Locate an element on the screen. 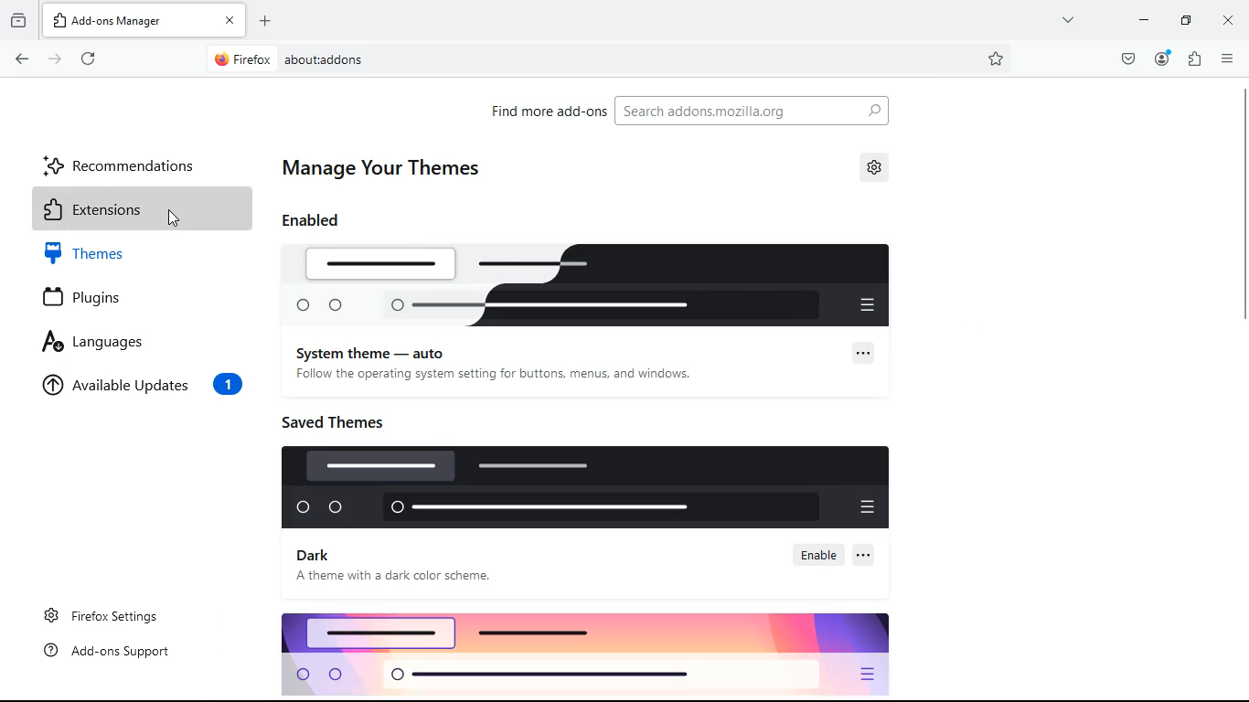 This screenshot has width=1249, height=702. dark is located at coordinates (580, 488).